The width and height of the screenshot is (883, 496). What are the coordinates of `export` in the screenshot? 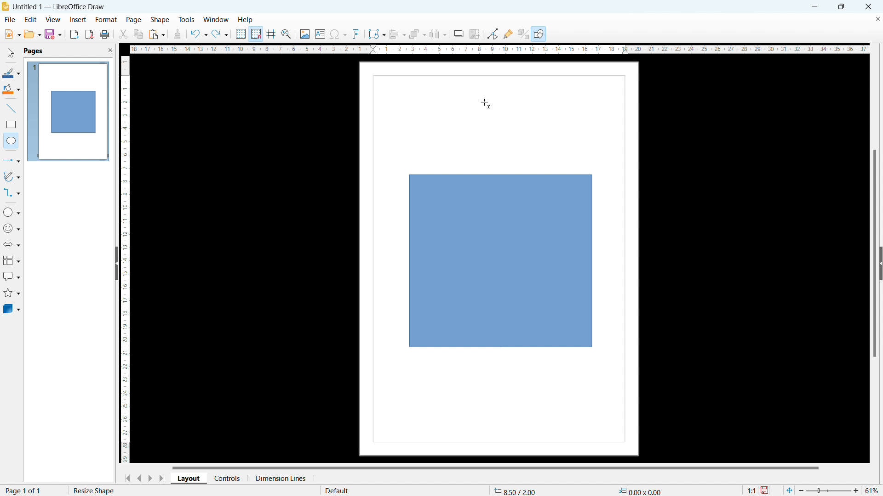 It's located at (75, 34).